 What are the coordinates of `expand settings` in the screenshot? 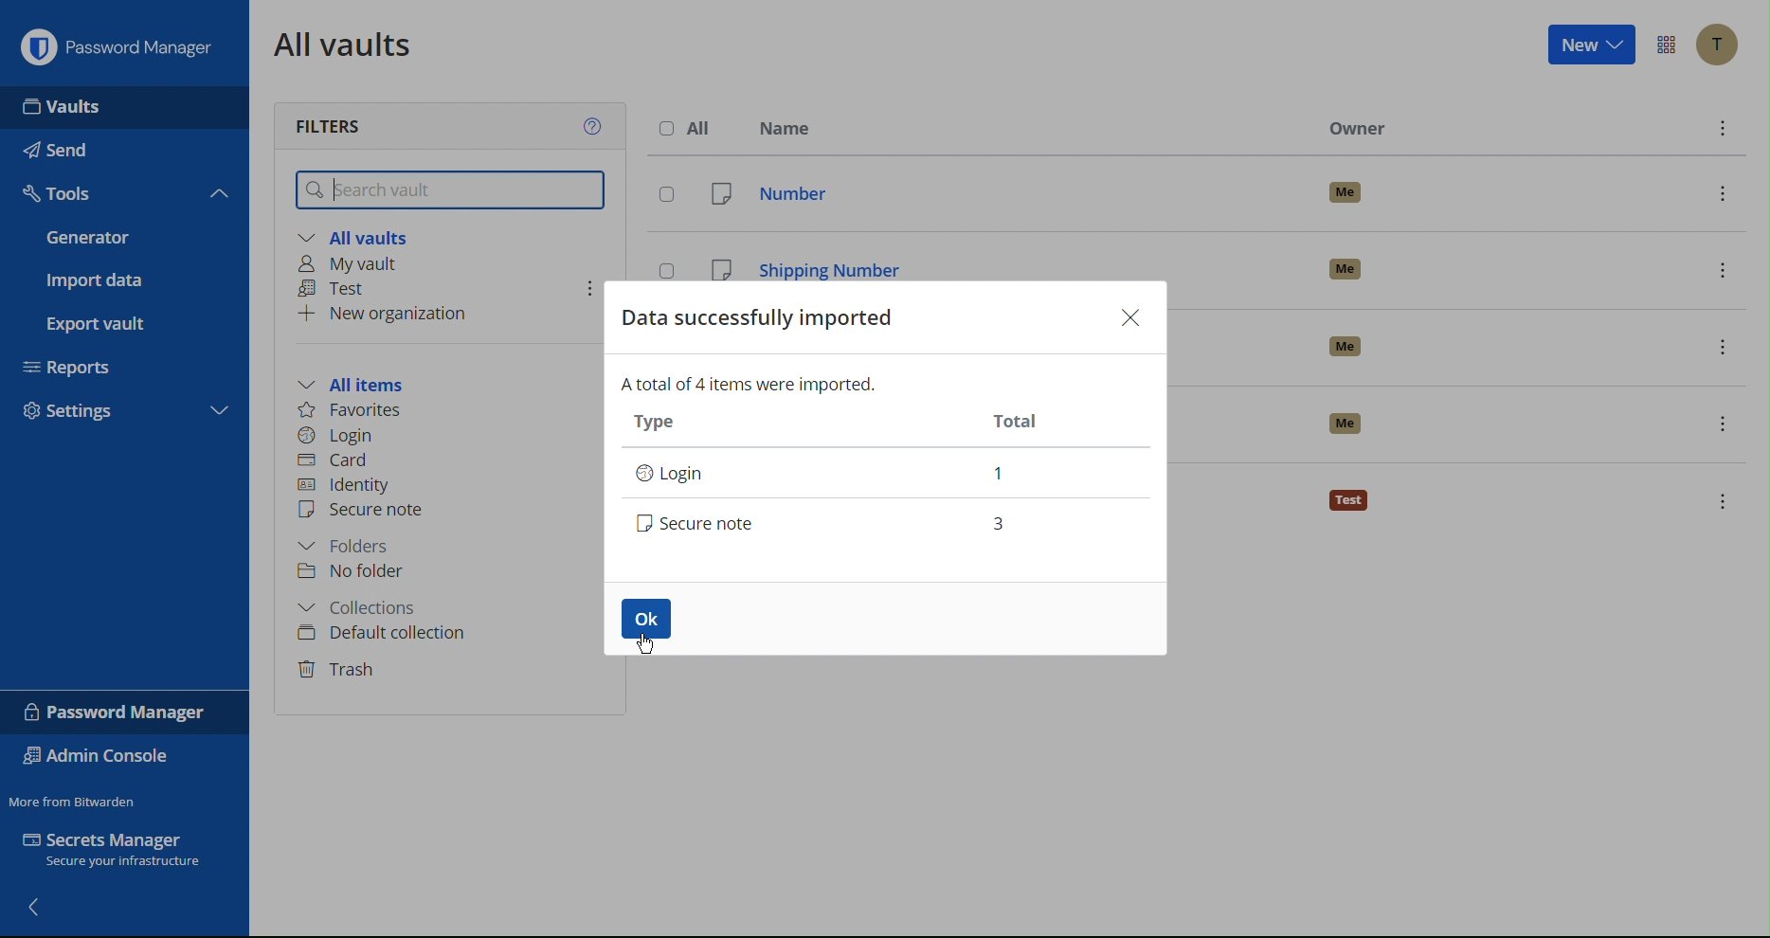 It's located at (220, 413).